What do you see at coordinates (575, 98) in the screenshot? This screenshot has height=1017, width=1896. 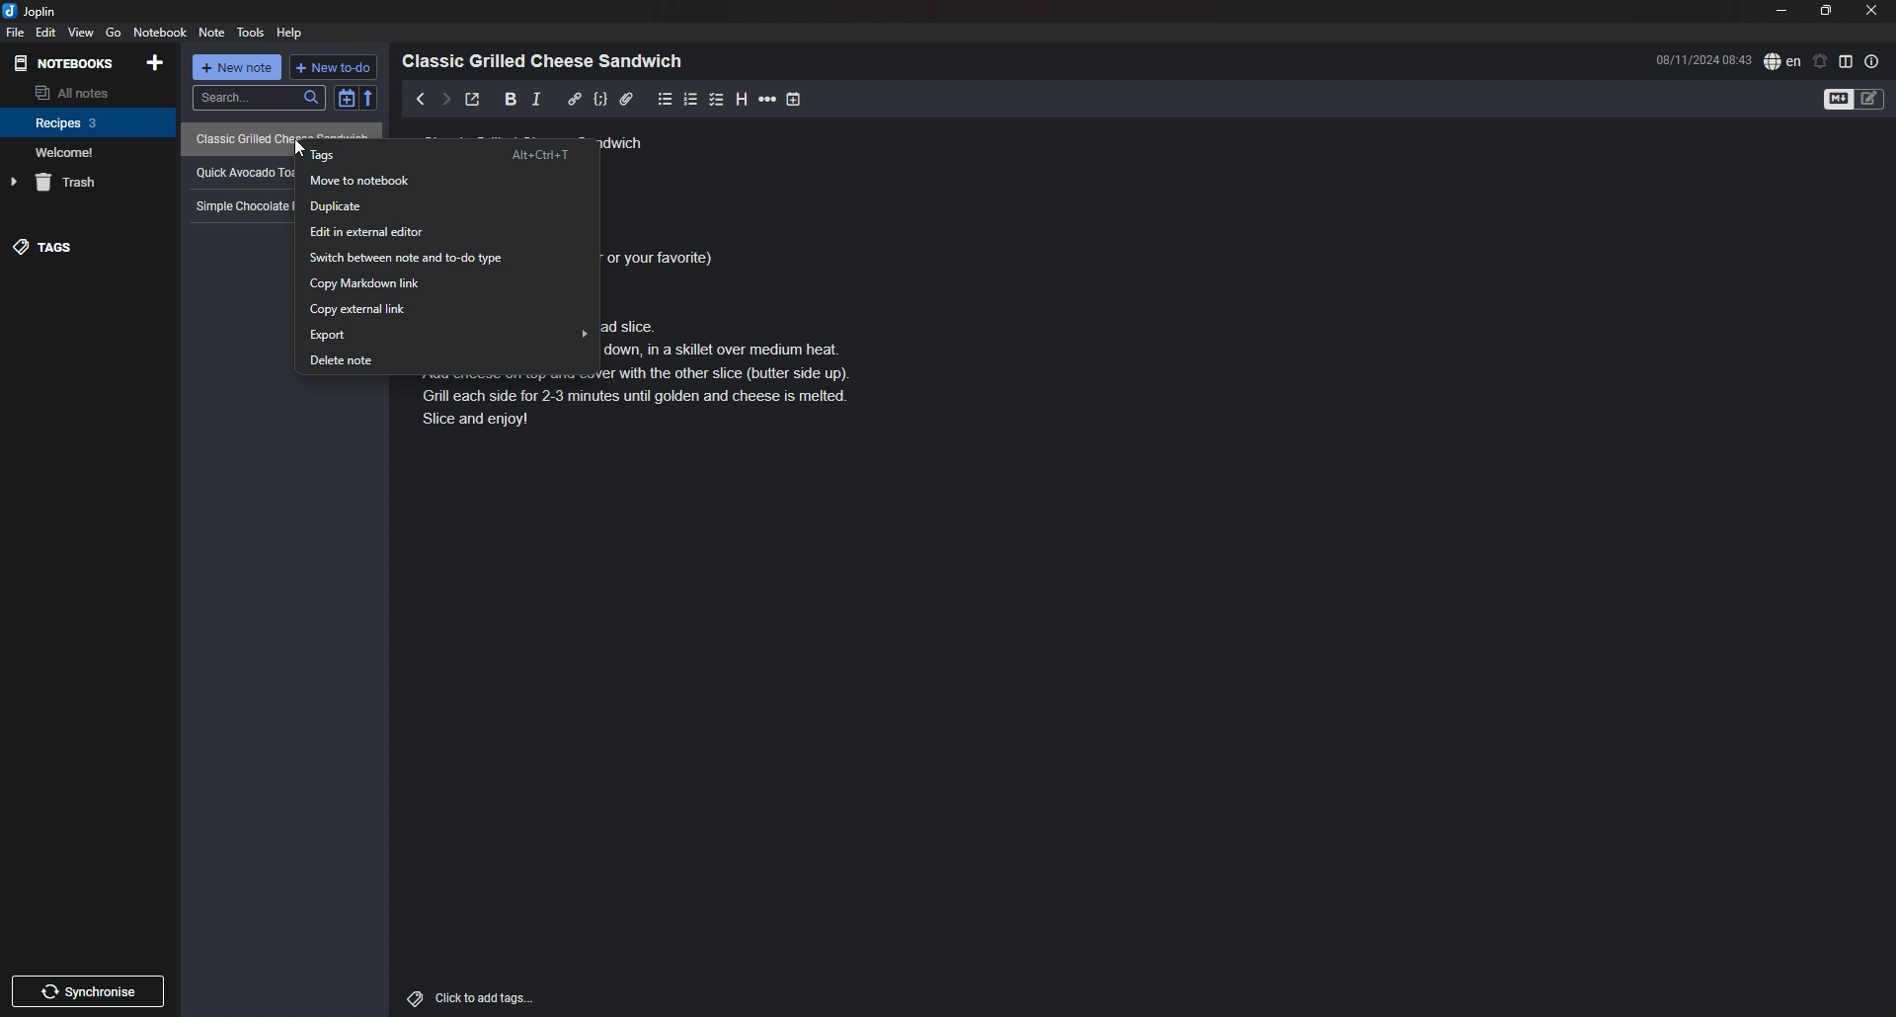 I see `hyperlink` at bounding box center [575, 98].